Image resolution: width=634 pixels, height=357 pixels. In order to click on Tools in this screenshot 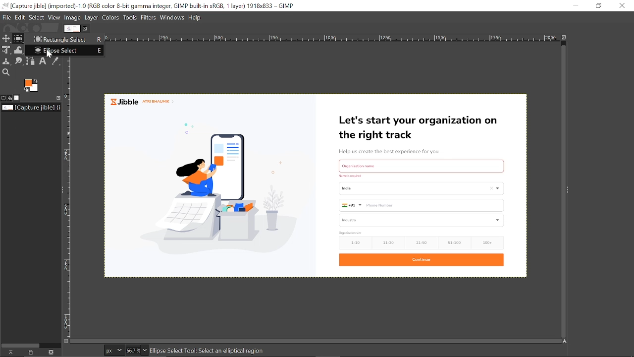, I will do `click(131, 17)`.